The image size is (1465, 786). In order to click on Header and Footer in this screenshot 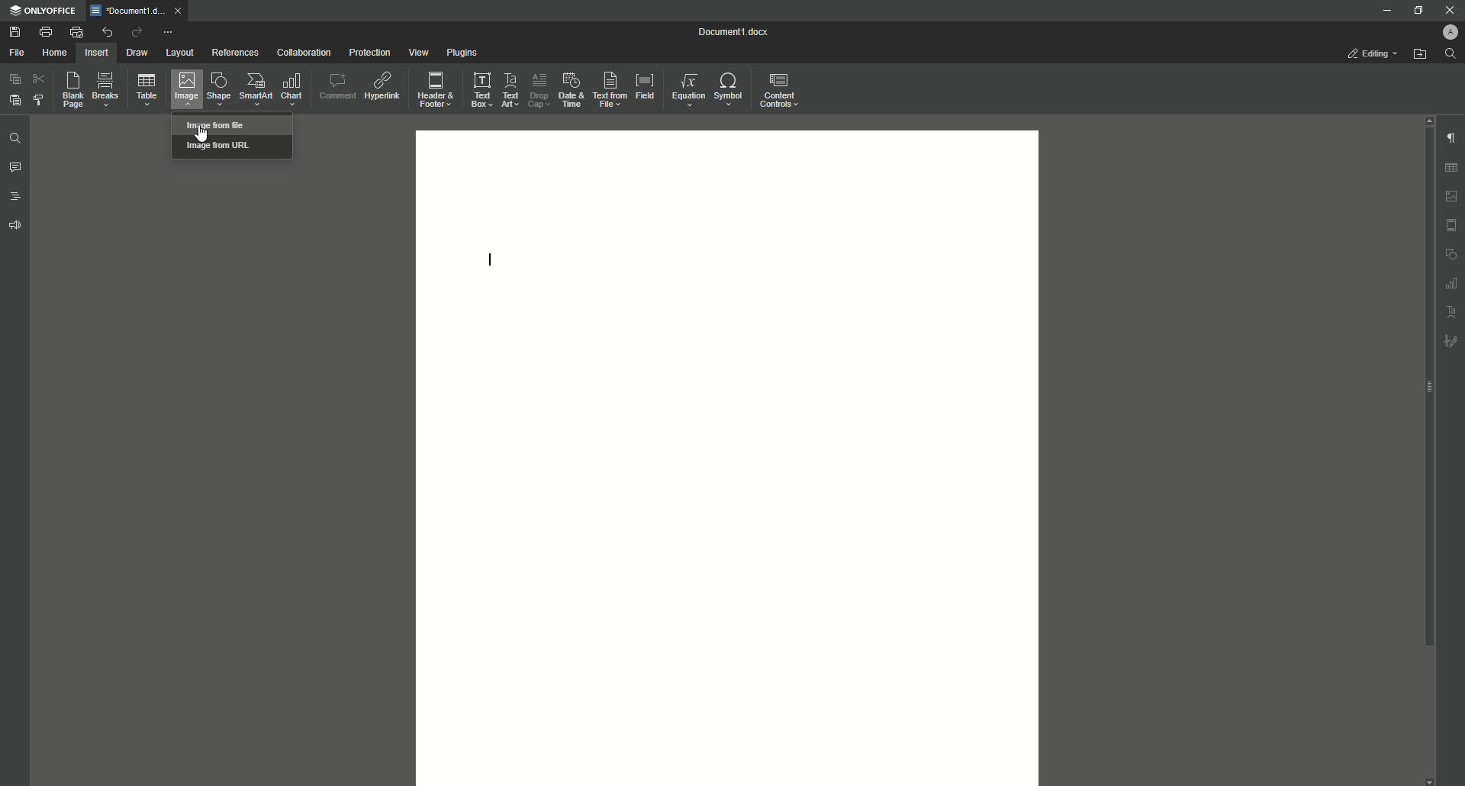, I will do `click(432, 90)`.